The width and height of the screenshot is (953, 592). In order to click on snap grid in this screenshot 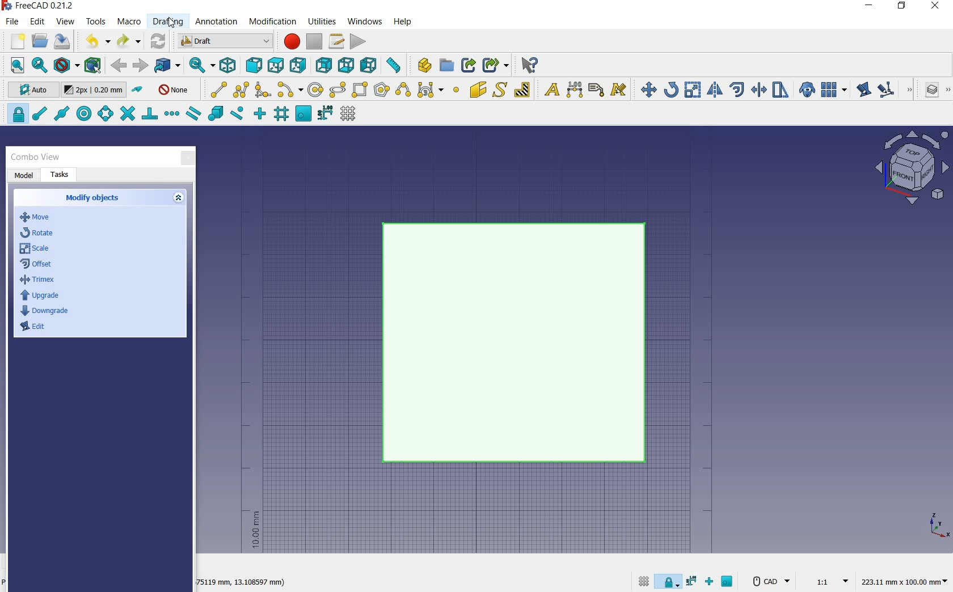, I will do `click(280, 115)`.